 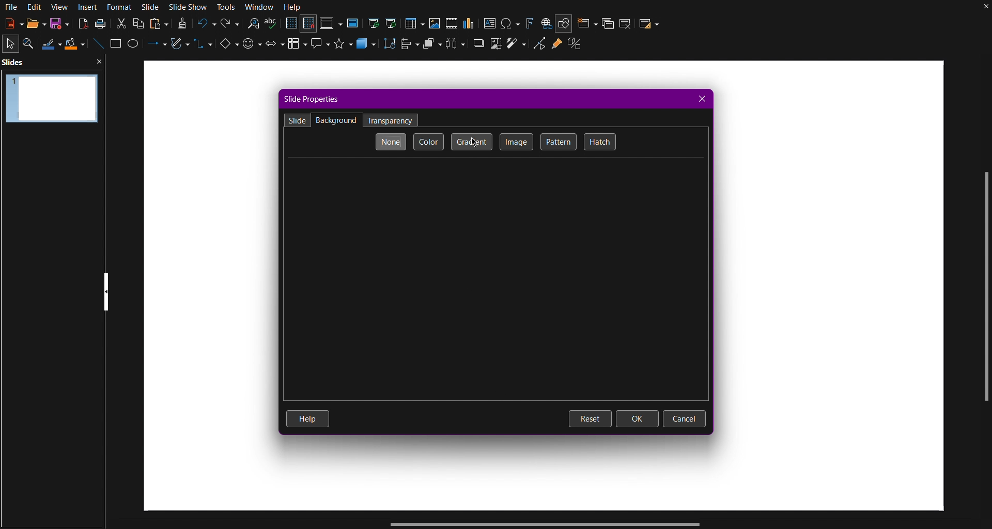 I want to click on Help, so click(x=293, y=7).